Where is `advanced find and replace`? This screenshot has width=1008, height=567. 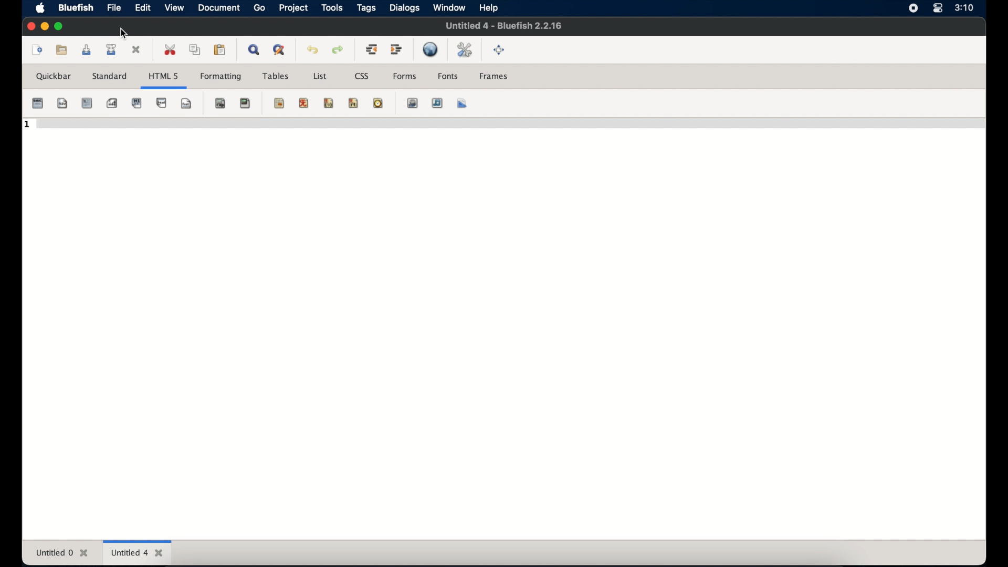
advanced find and replace is located at coordinates (280, 50).